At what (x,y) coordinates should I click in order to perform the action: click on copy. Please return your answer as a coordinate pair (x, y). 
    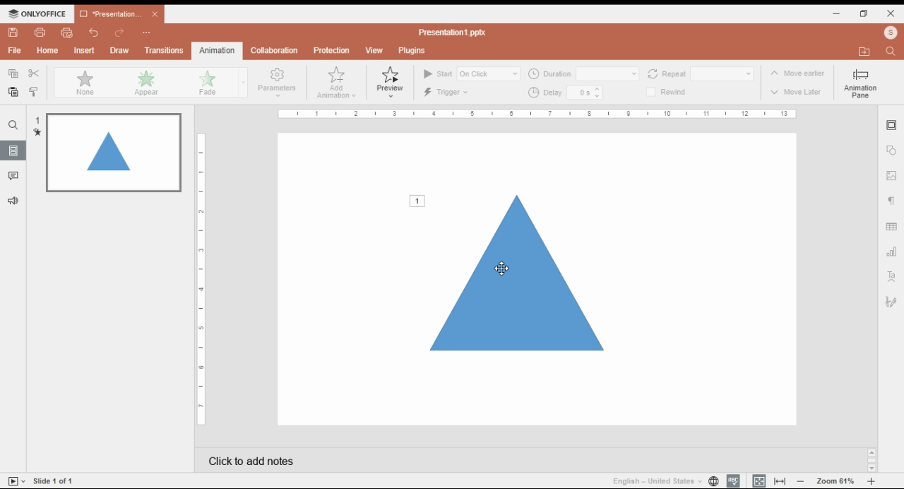
    Looking at the image, I should click on (13, 73).